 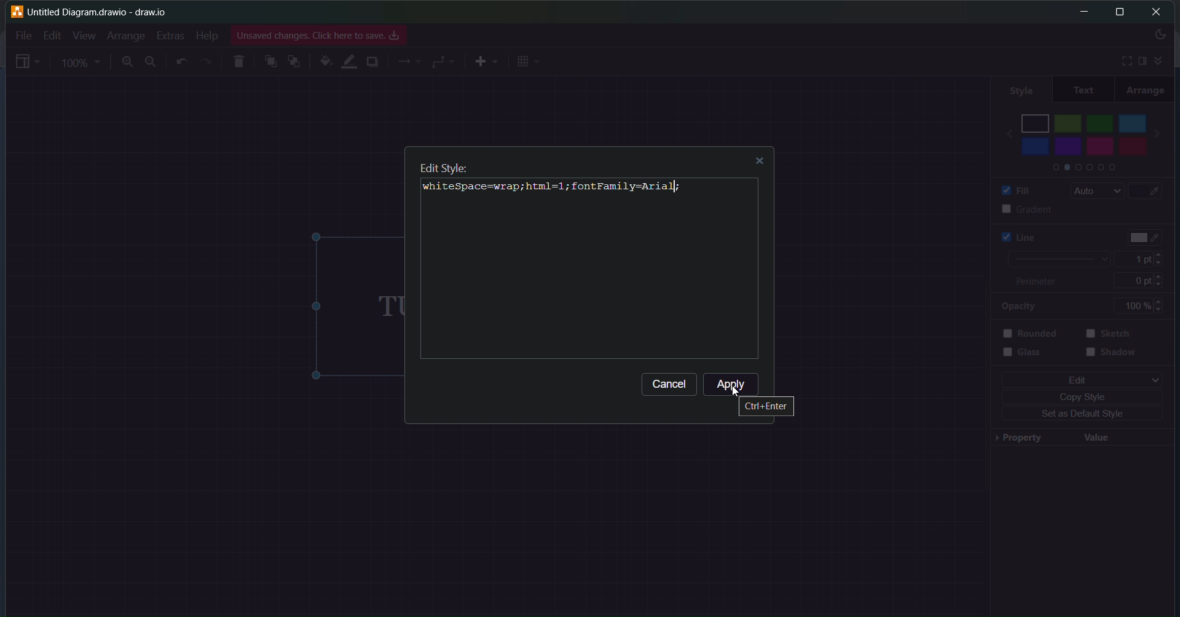 What do you see at coordinates (1034, 333) in the screenshot?
I see `rounded` at bounding box center [1034, 333].